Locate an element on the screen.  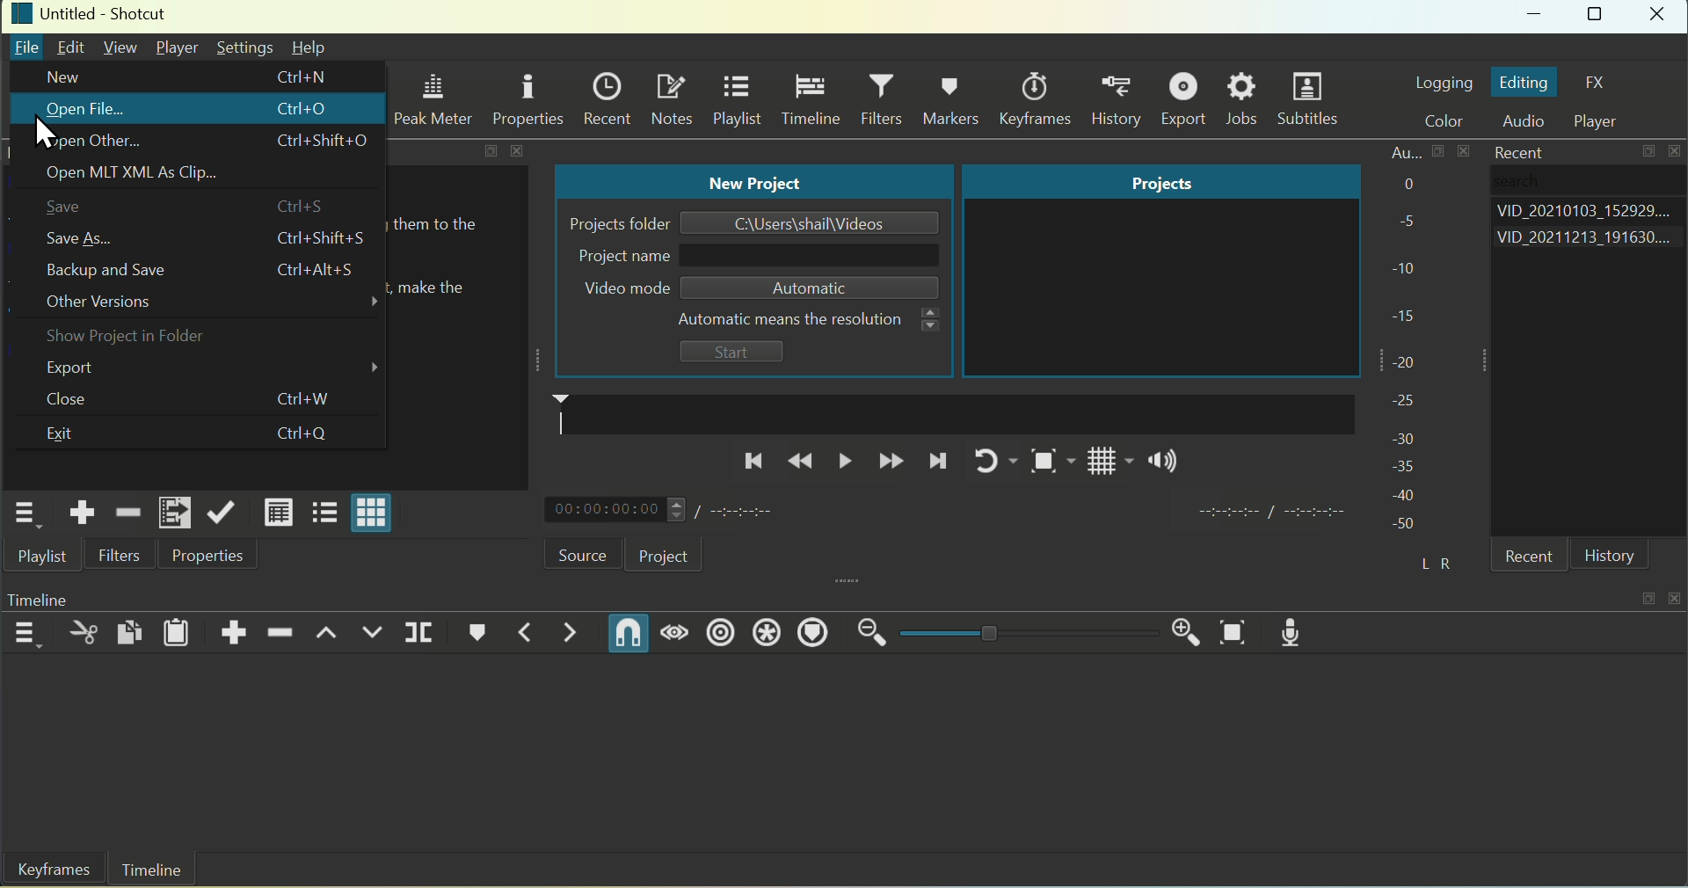
History is located at coordinates (1610, 556).